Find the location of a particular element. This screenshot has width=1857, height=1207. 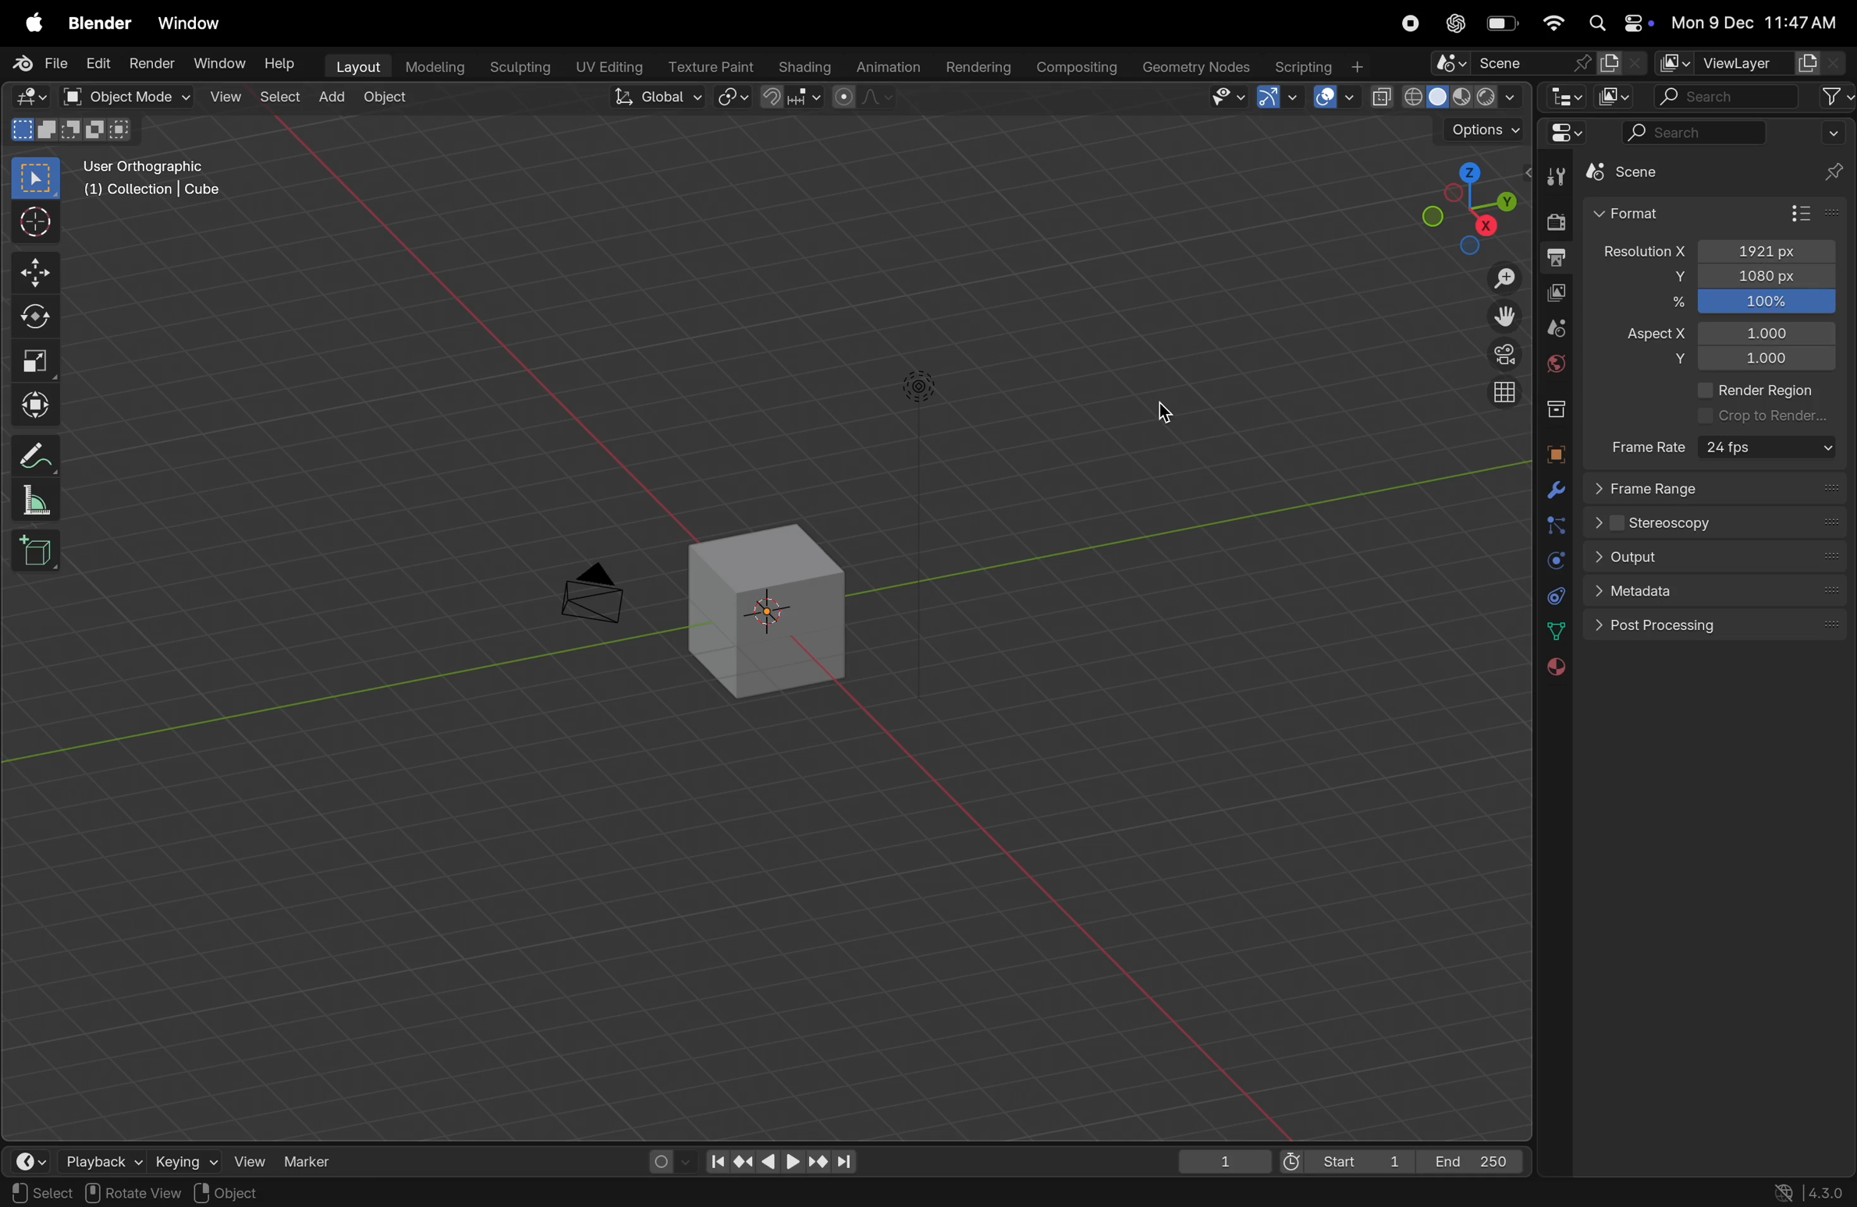

layout is located at coordinates (352, 66).